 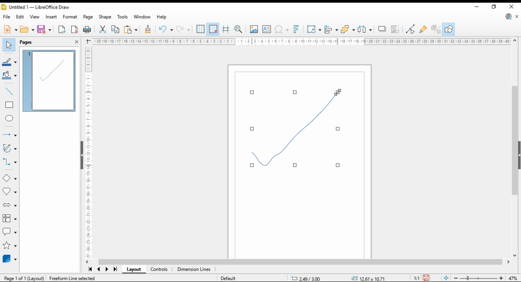 I want to click on zoom slider, so click(x=478, y=278).